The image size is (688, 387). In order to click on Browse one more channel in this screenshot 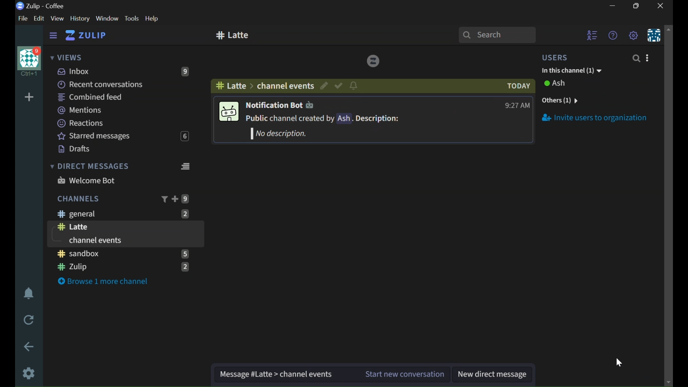, I will do `click(104, 282)`.